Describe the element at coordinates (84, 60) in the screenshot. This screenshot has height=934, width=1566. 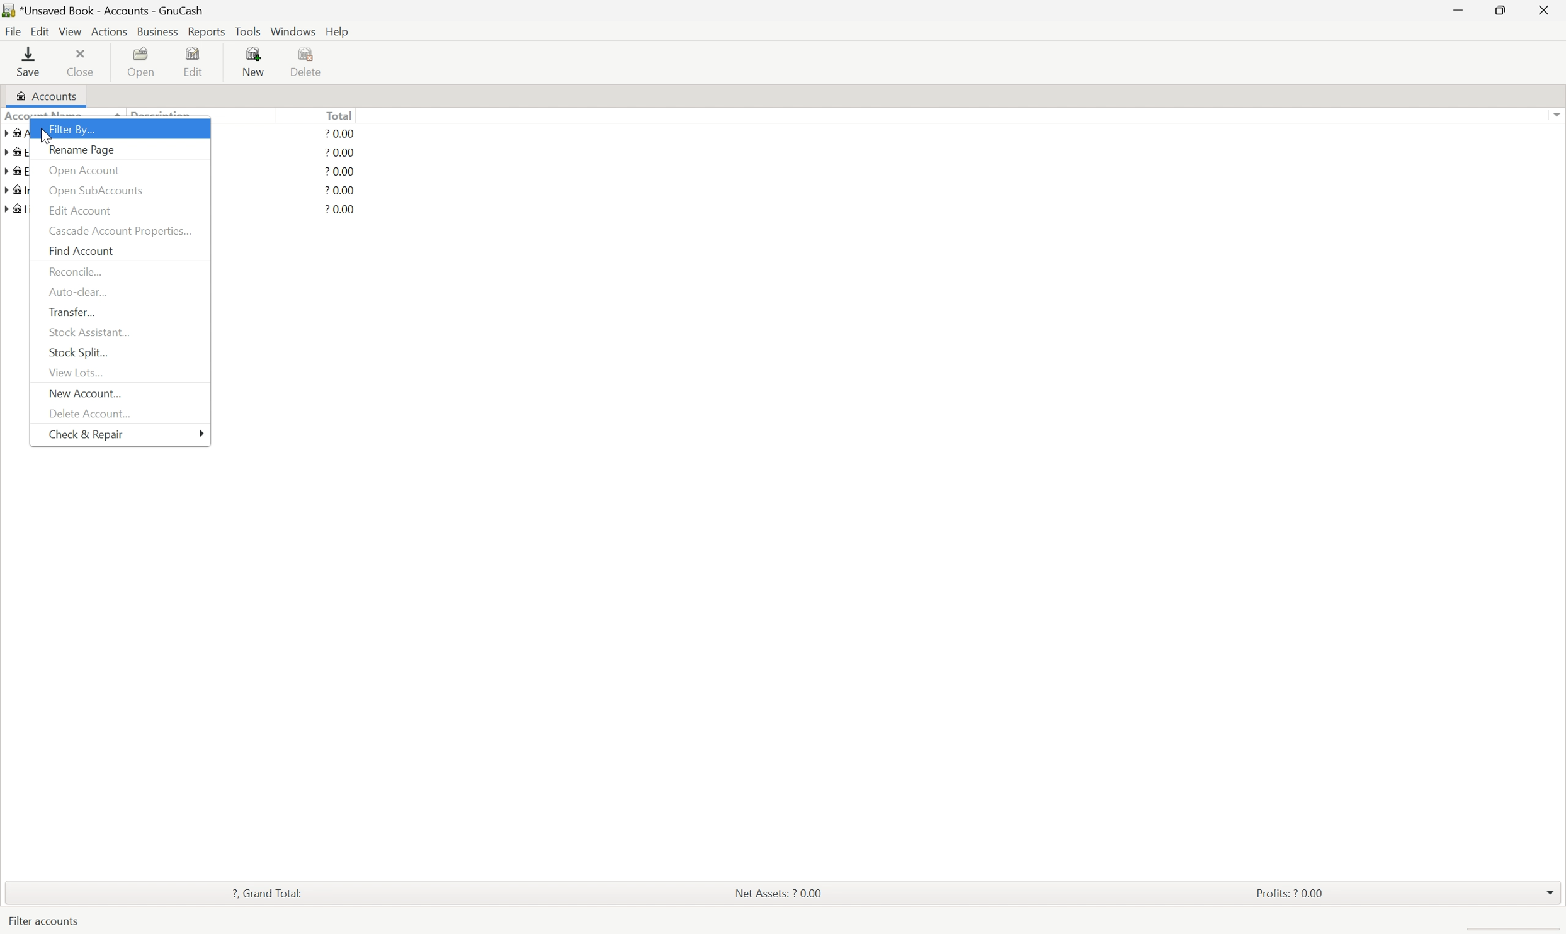
I see `Close` at that location.